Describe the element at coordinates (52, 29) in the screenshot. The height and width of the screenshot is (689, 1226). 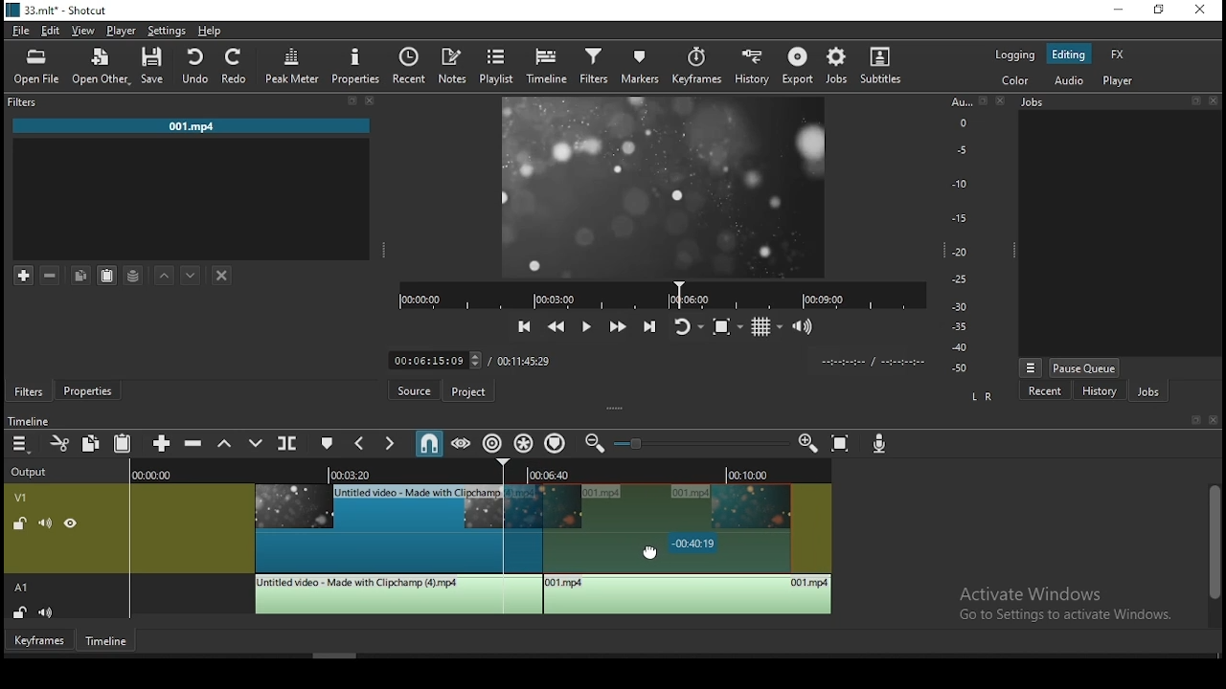
I see `edit` at that location.